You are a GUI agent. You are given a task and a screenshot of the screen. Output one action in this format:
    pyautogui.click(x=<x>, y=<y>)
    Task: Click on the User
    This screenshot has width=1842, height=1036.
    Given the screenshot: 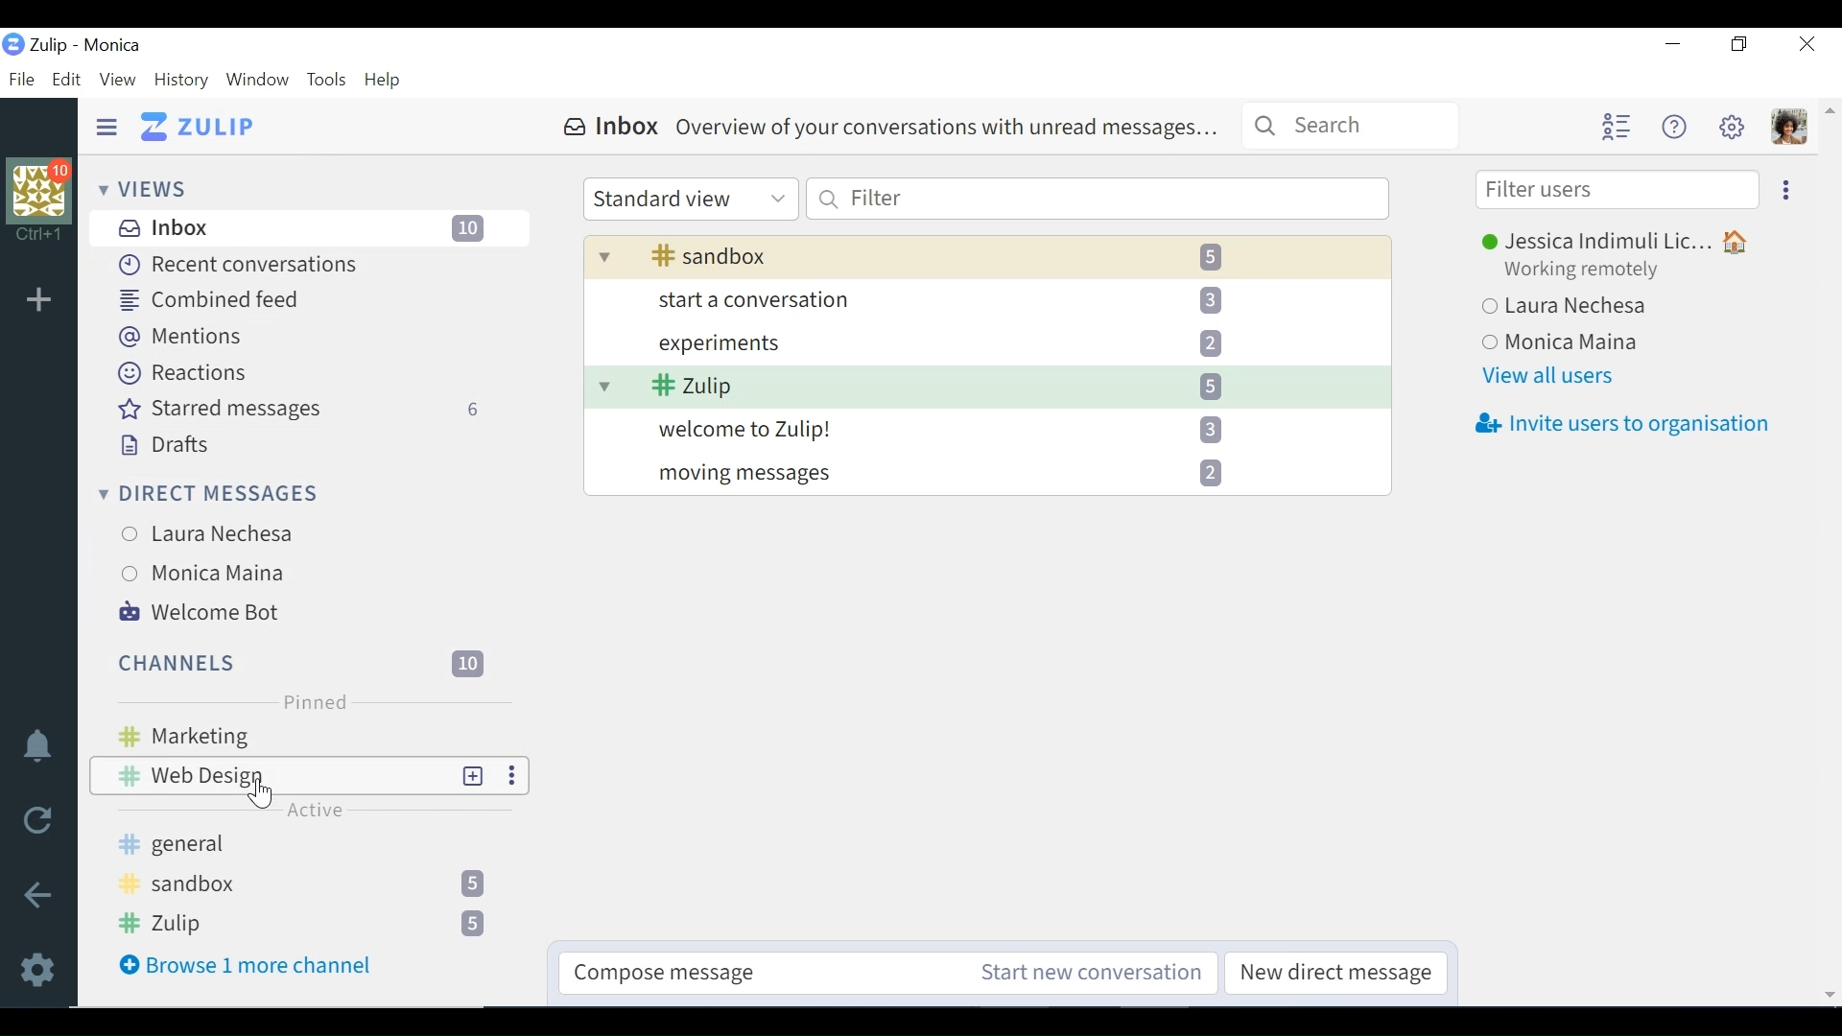 What is the action you would take?
    pyautogui.click(x=1572, y=341)
    